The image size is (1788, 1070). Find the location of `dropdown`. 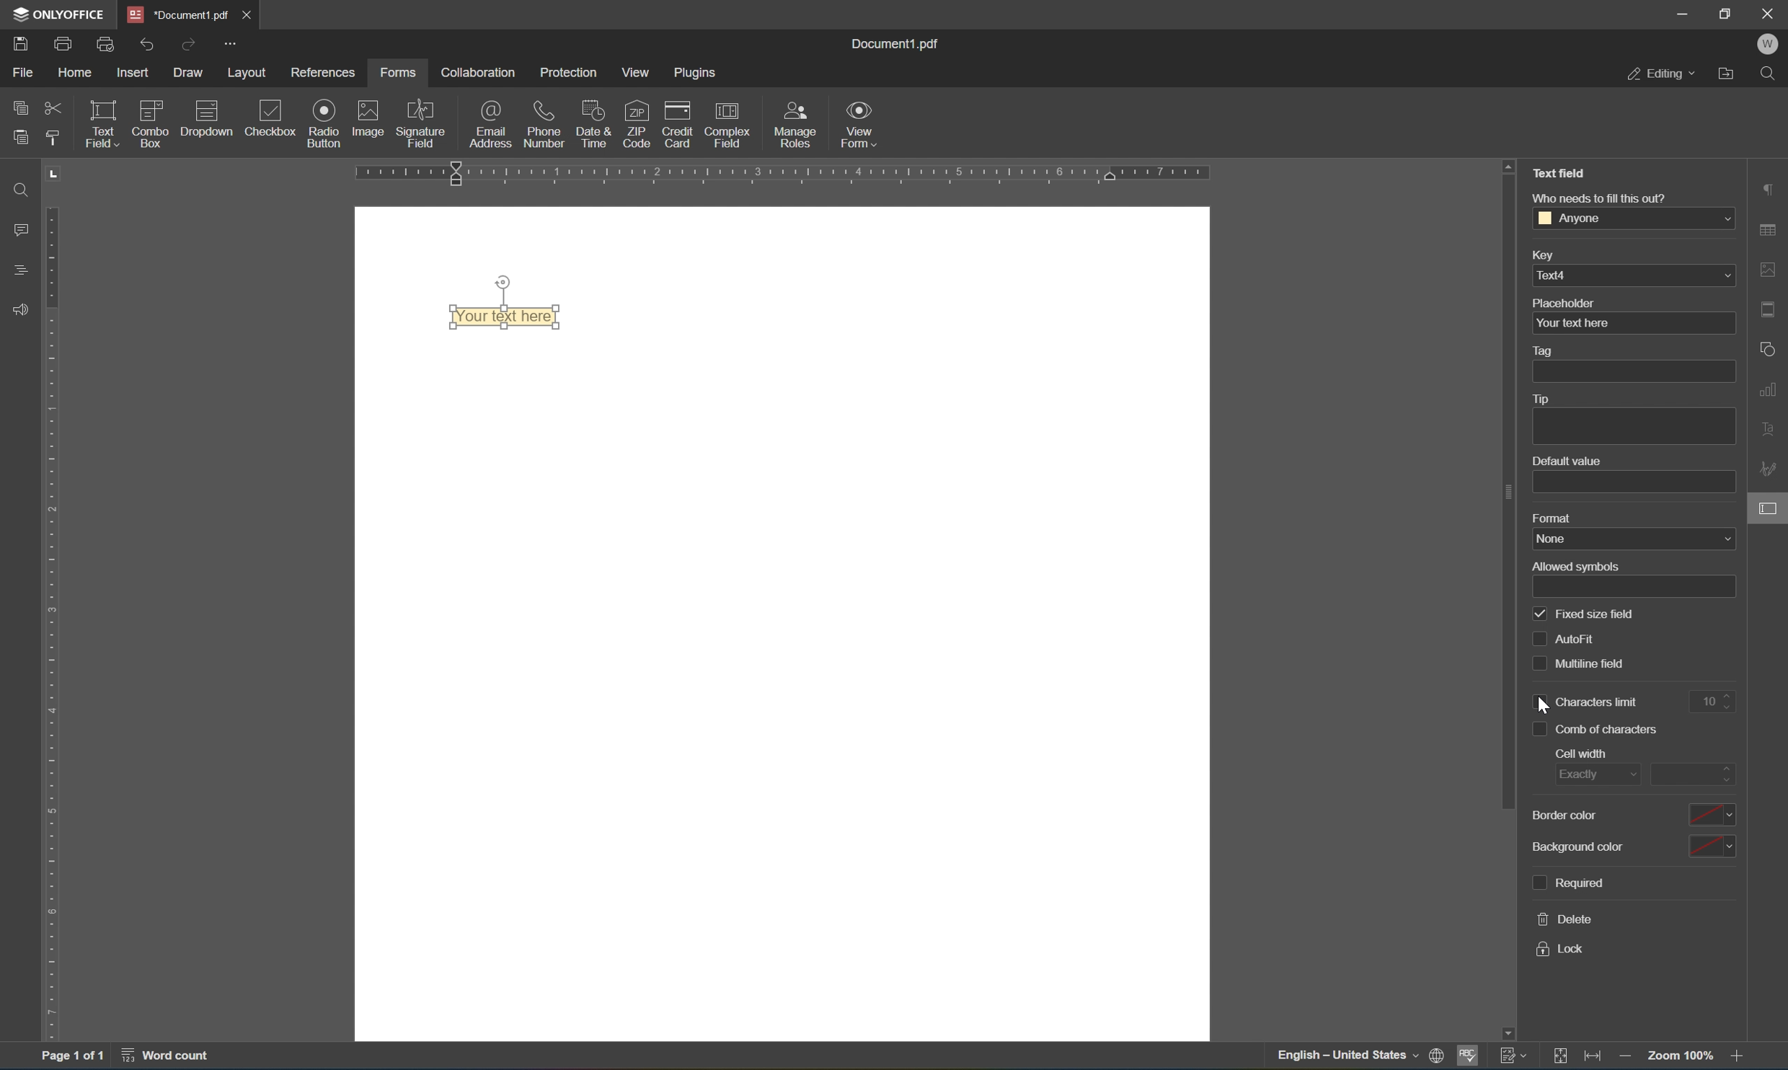

dropdown is located at coordinates (208, 115).